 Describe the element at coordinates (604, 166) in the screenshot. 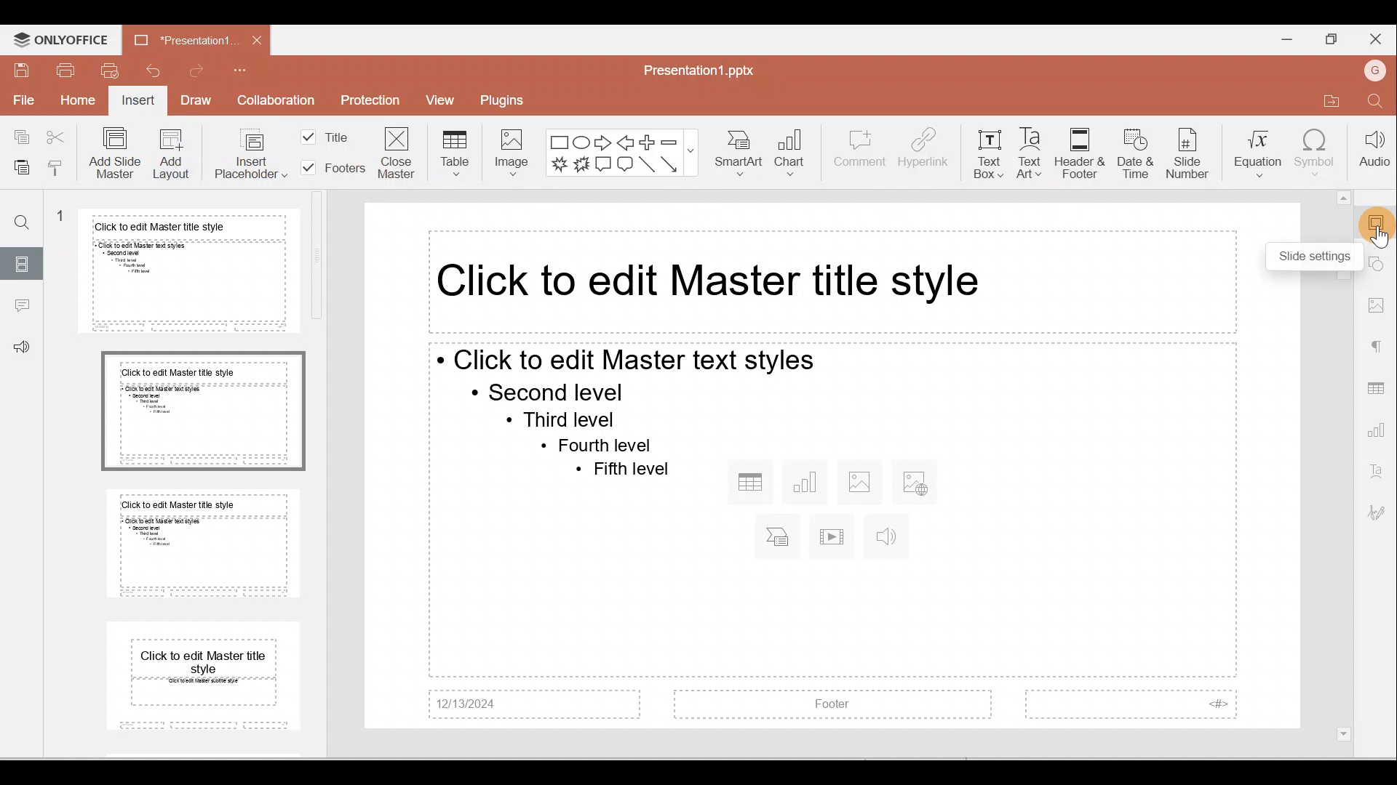

I see `Rectangular callout` at that location.